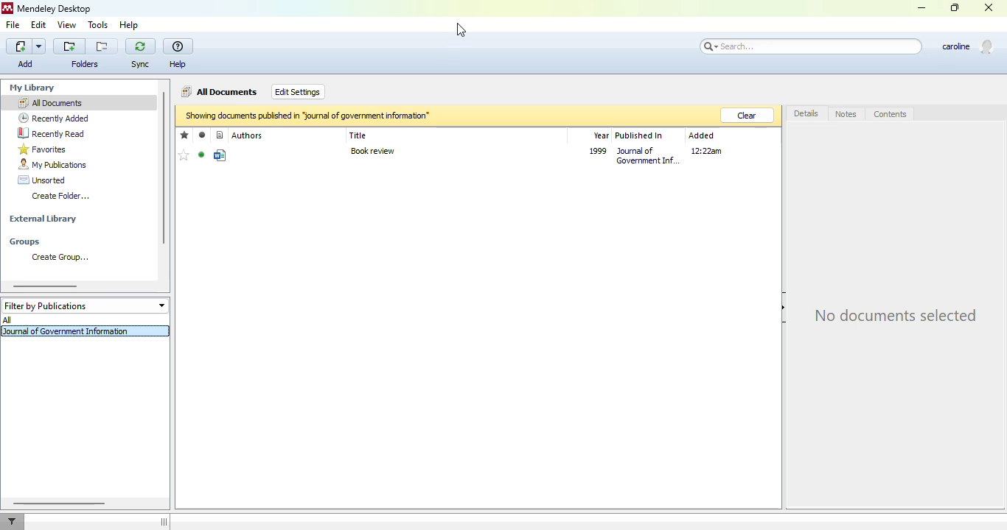  What do you see at coordinates (748, 116) in the screenshot?
I see `clear` at bounding box center [748, 116].